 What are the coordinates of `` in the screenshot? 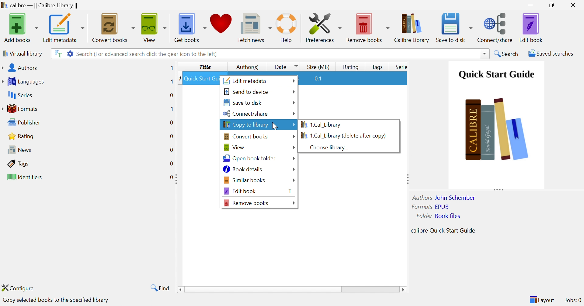 It's located at (351, 66).